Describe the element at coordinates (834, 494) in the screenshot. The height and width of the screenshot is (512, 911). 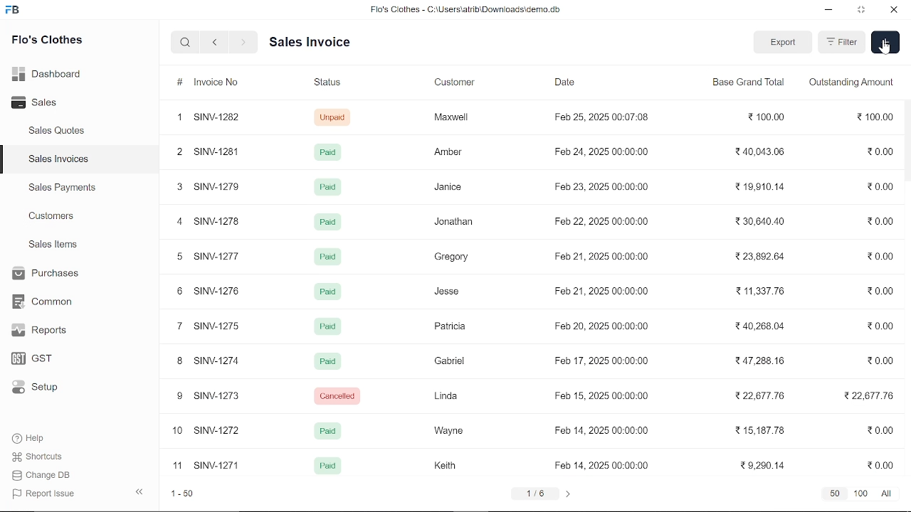
I see `50` at that location.